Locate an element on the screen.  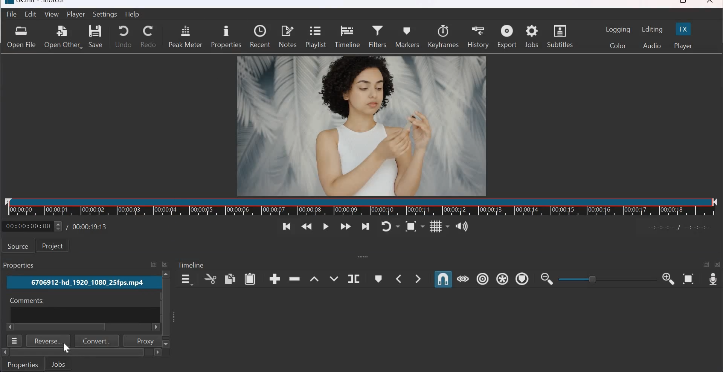
canvas is located at coordinates (363, 126).